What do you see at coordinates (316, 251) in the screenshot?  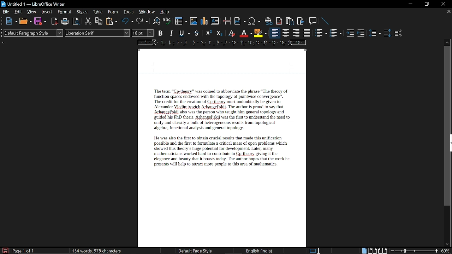 I see `Standard seleciton` at bounding box center [316, 251].